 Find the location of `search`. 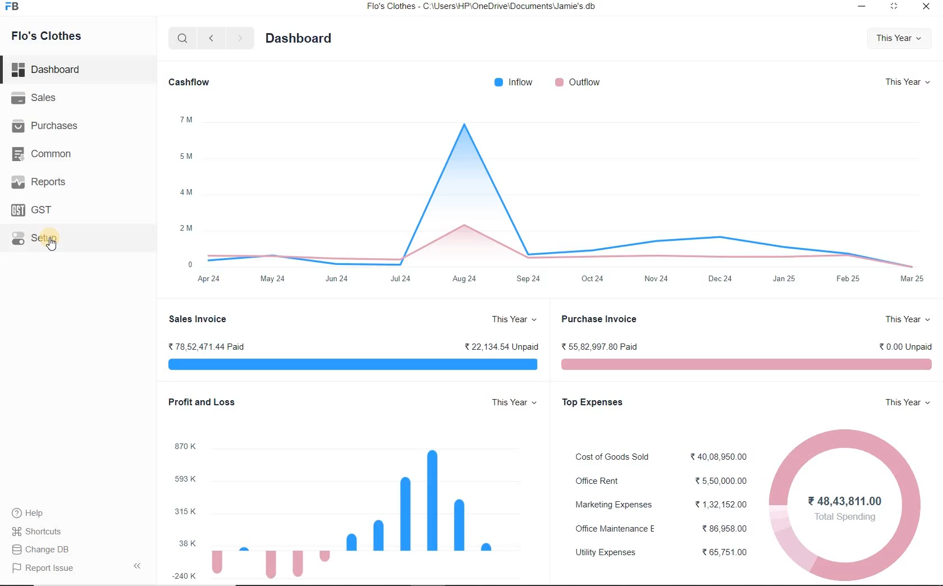

search is located at coordinates (183, 39).